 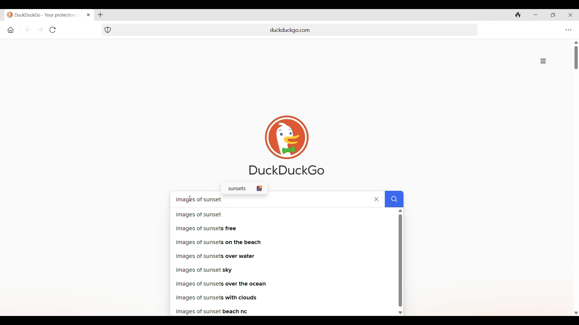 What do you see at coordinates (244, 188) in the screenshot?
I see `Search word option` at bounding box center [244, 188].